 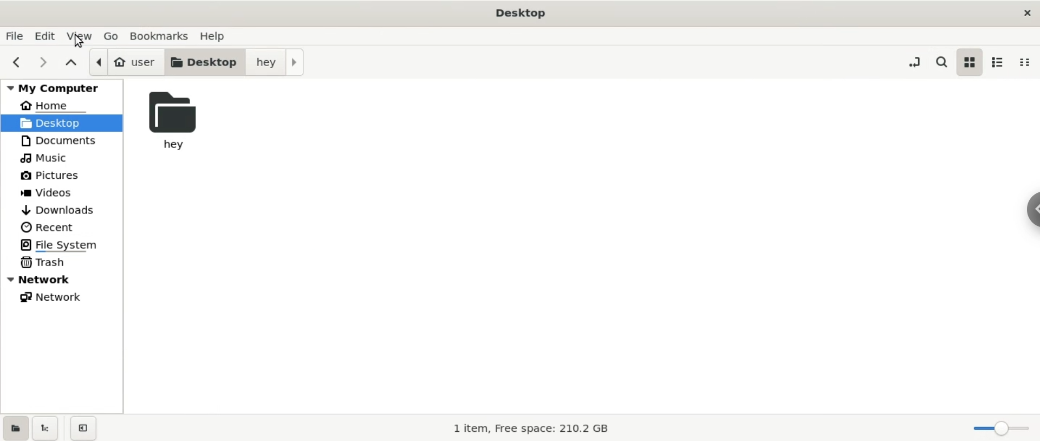 I want to click on previous, so click(x=17, y=60).